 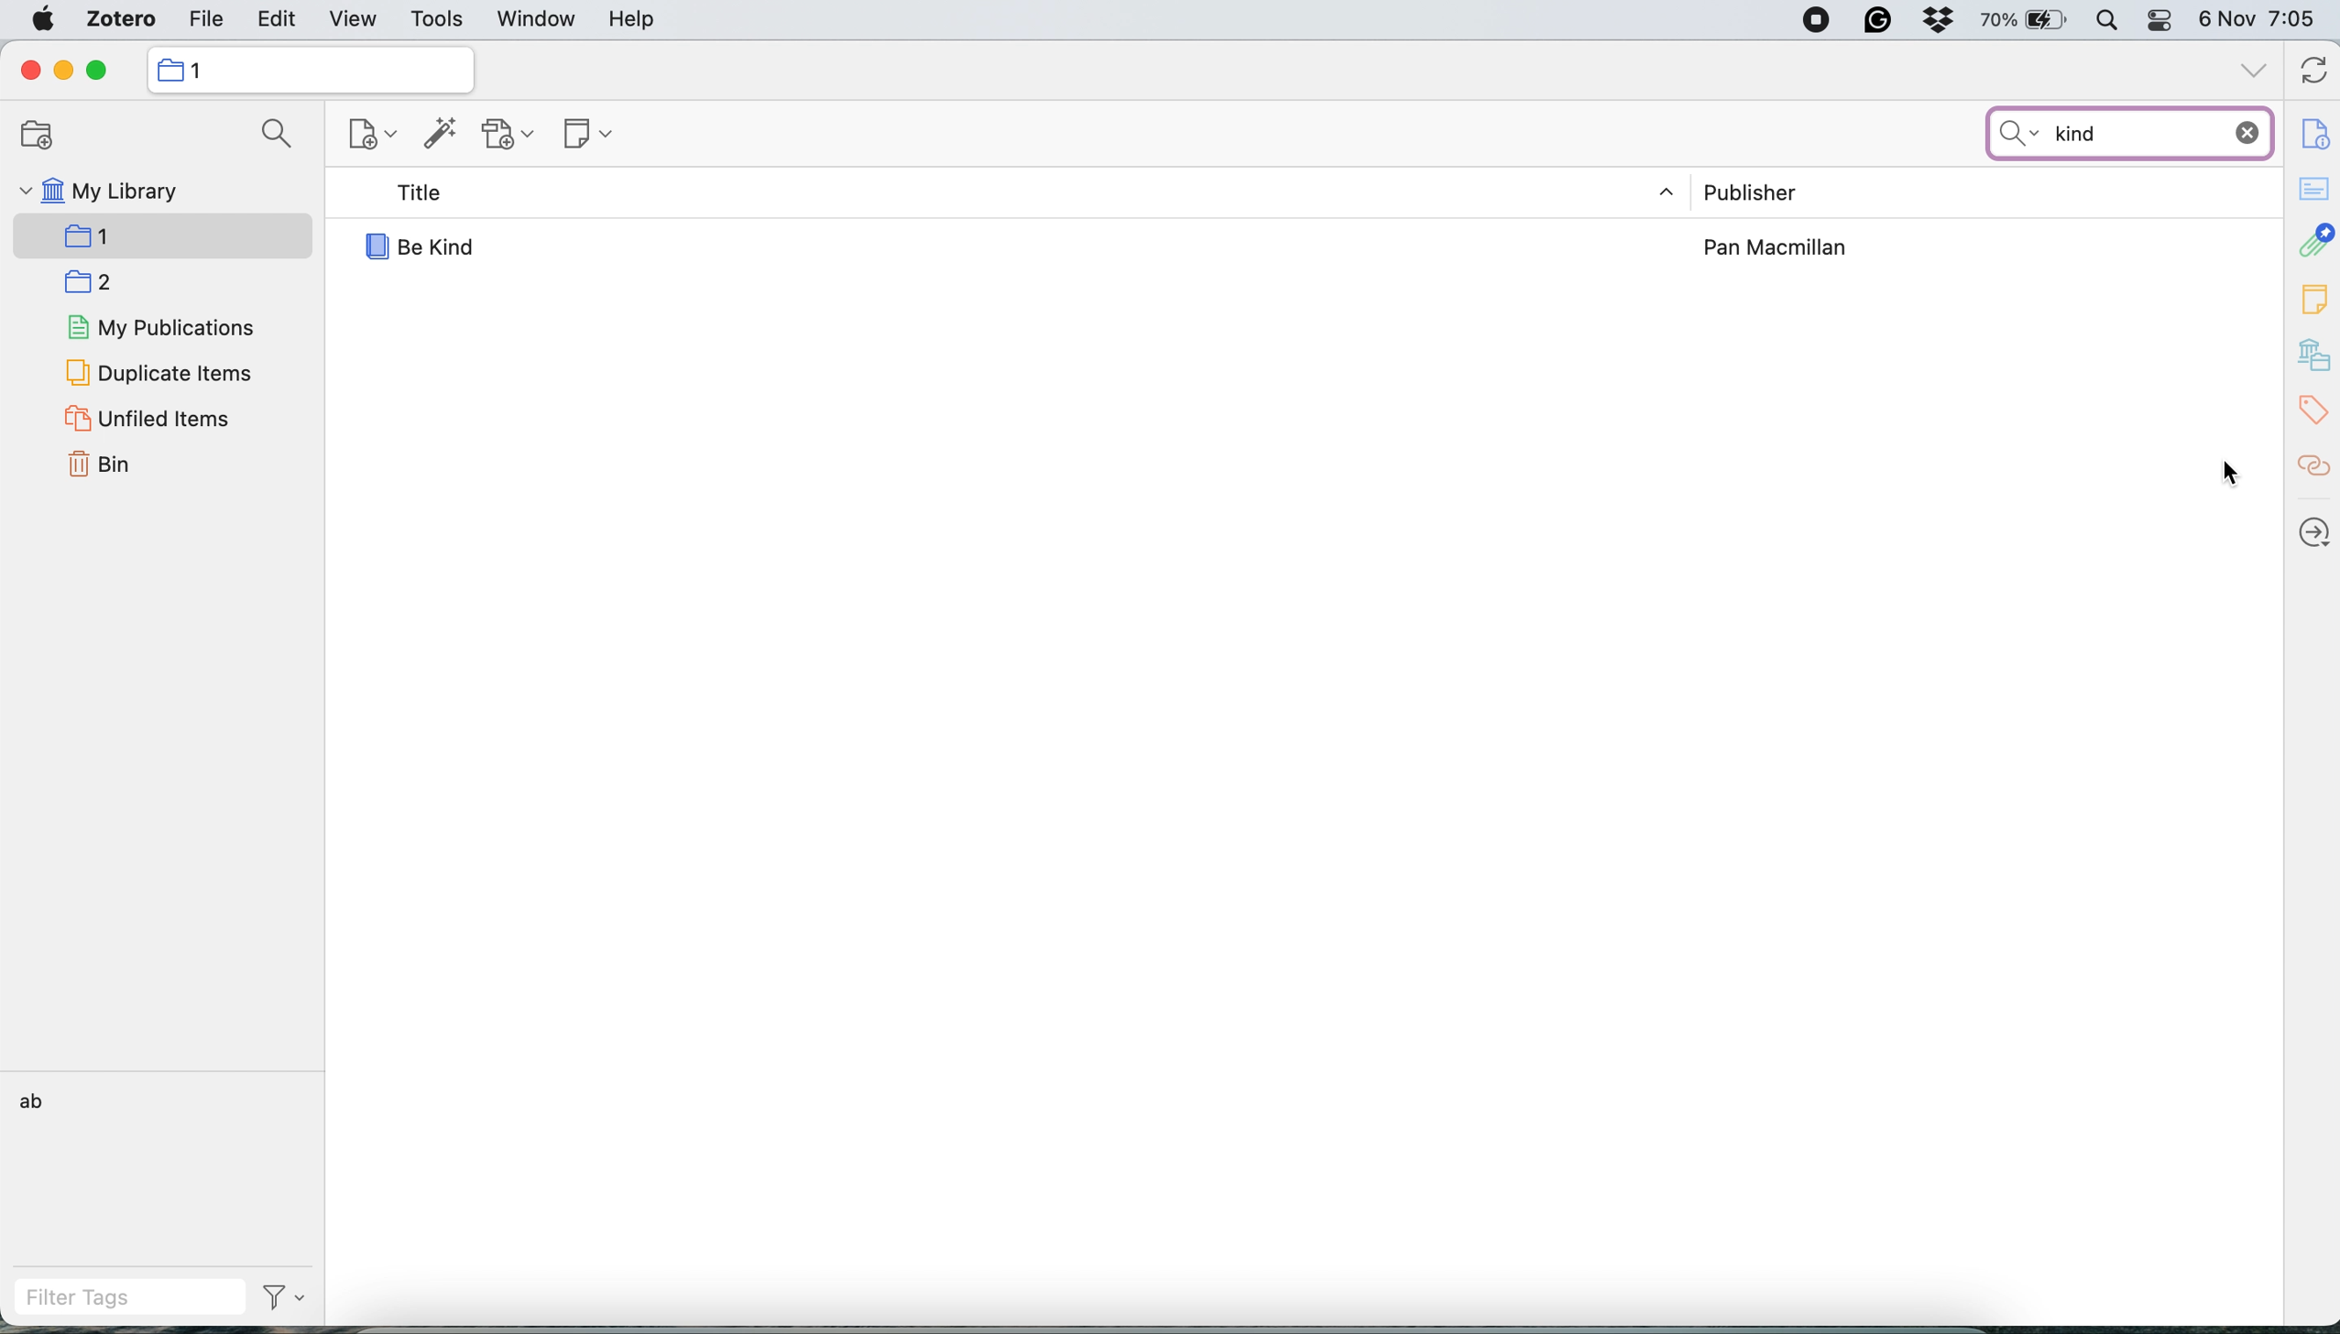 I want to click on Pan Macmillan, so click(x=1777, y=248).